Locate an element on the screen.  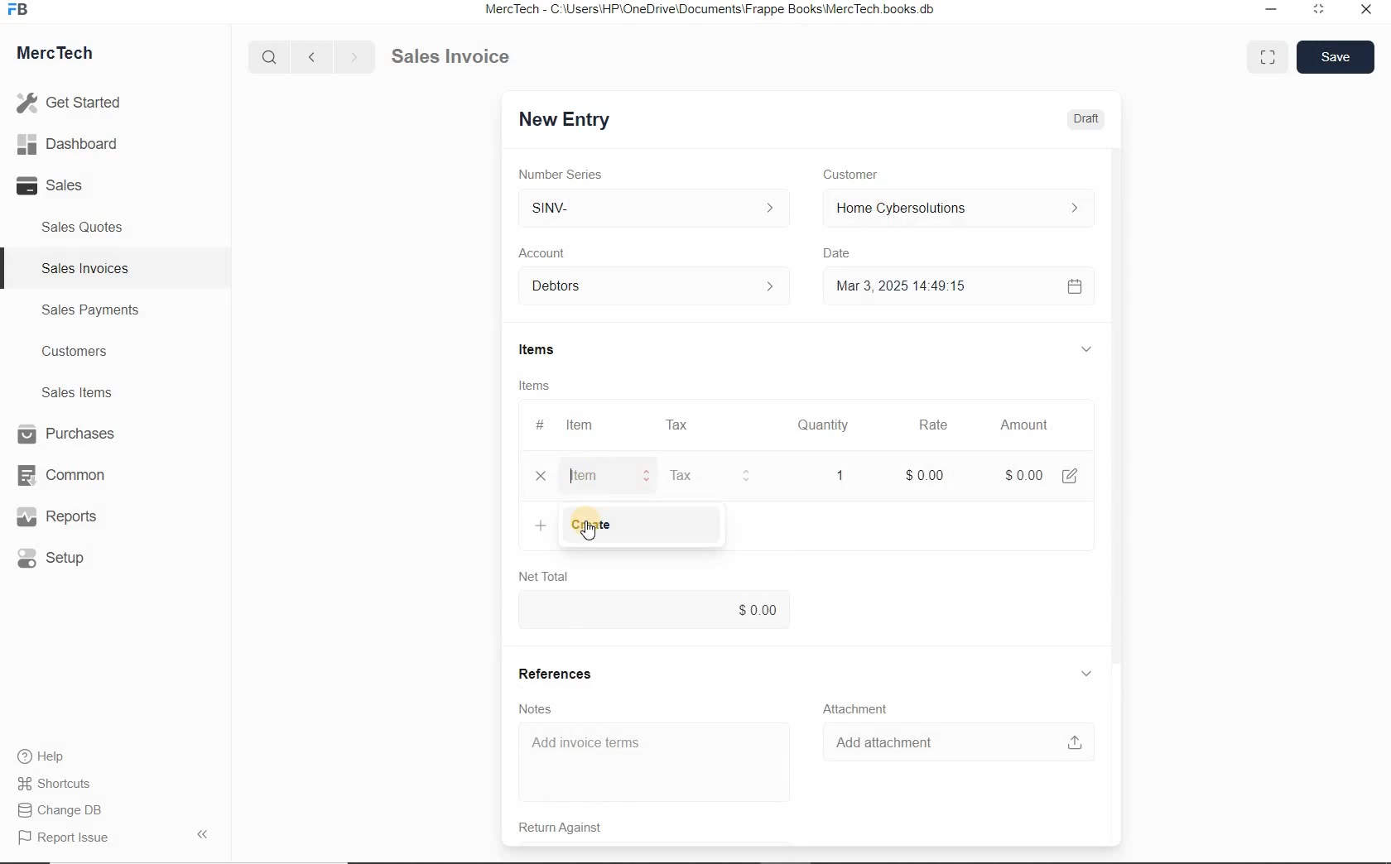
amount: $0.00 is located at coordinates (1018, 474).